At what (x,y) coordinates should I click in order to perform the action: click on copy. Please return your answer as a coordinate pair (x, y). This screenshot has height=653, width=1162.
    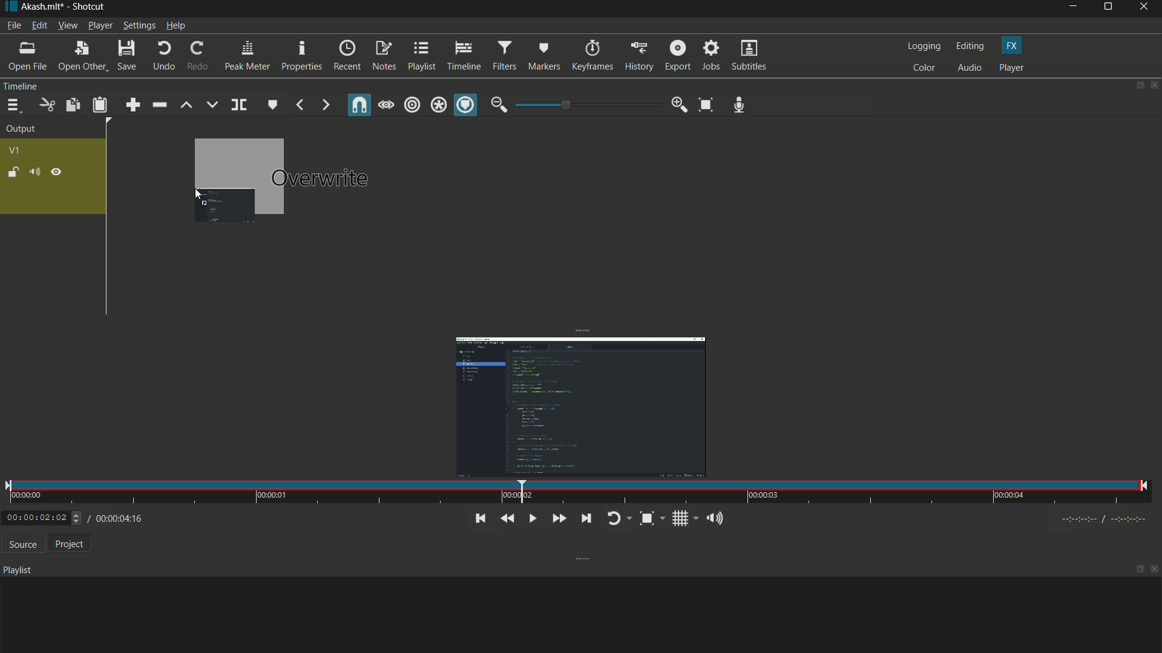
    Looking at the image, I should click on (72, 105).